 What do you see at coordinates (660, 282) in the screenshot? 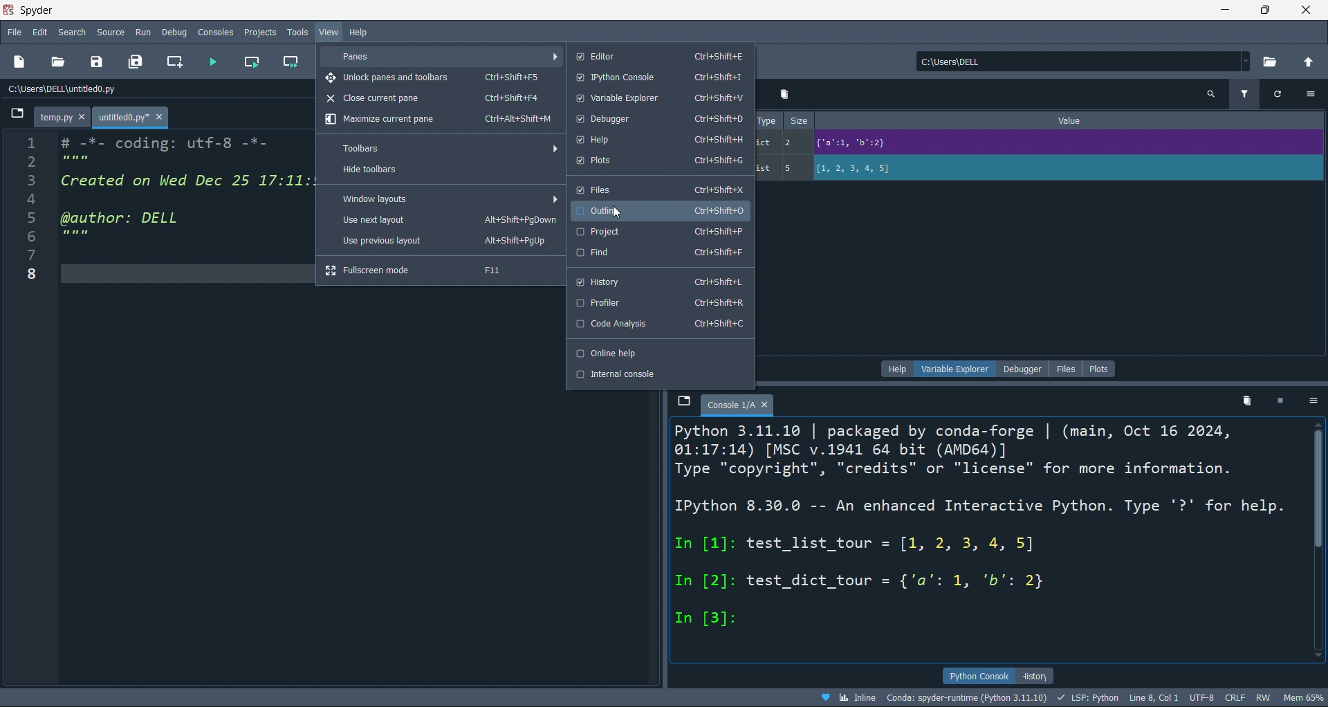
I see `history` at bounding box center [660, 282].